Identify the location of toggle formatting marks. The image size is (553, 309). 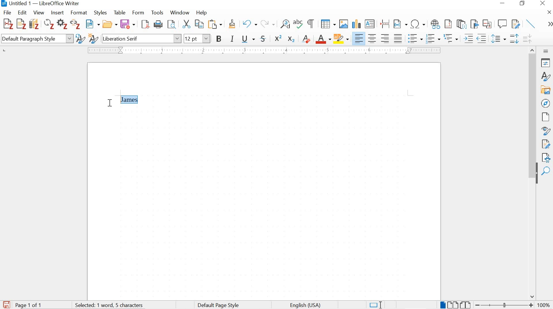
(311, 24).